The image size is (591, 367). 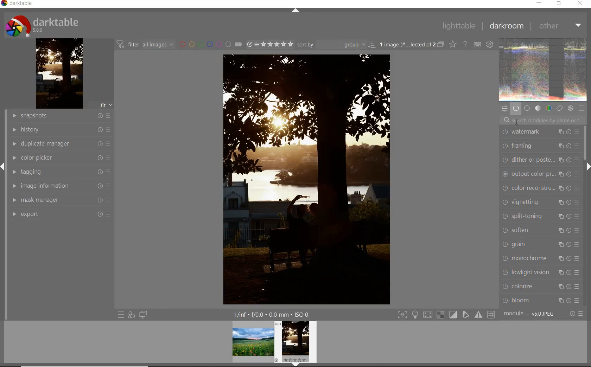 I want to click on lowlight vision, so click(x=540, y=272).